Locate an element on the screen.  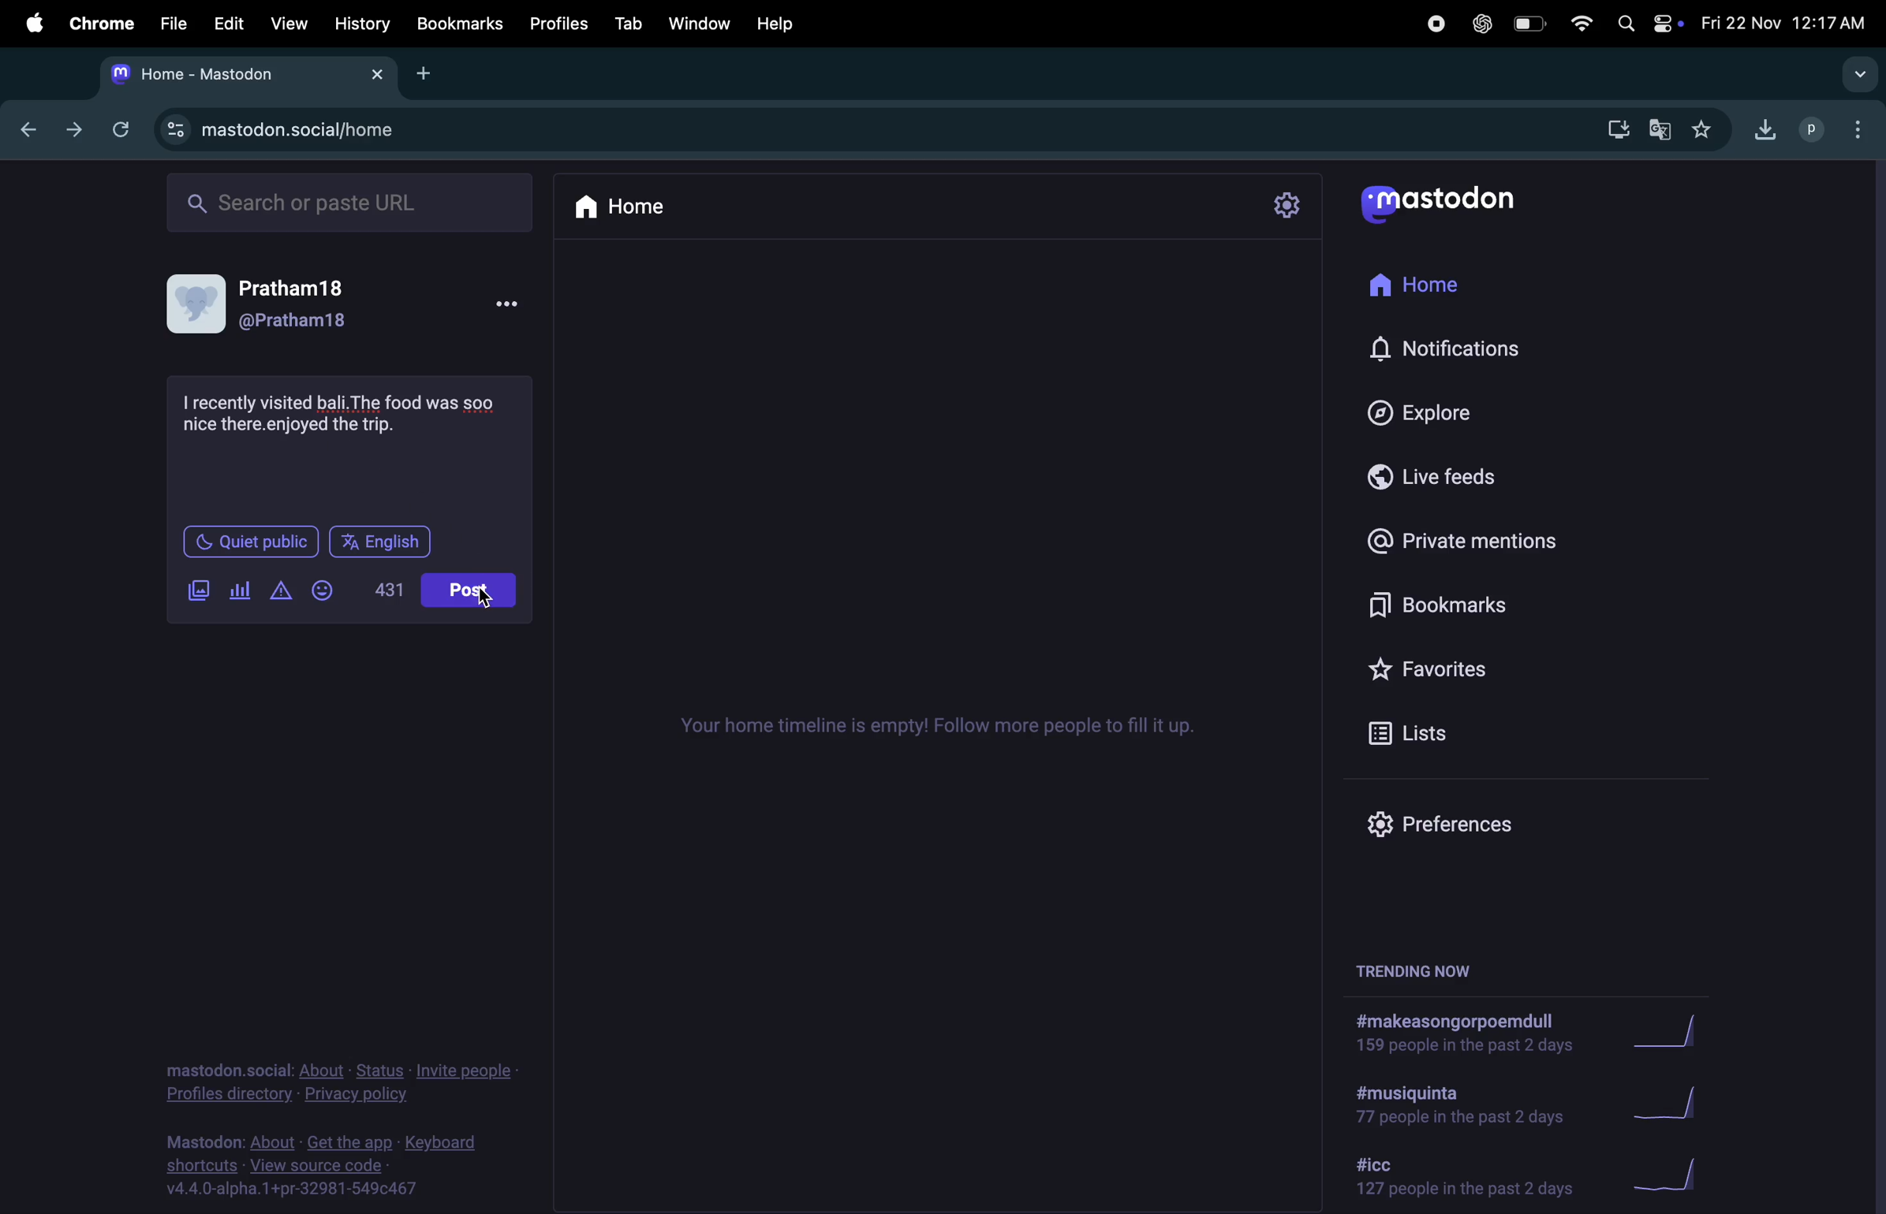
add emoji is located at coordinates (322, 591).